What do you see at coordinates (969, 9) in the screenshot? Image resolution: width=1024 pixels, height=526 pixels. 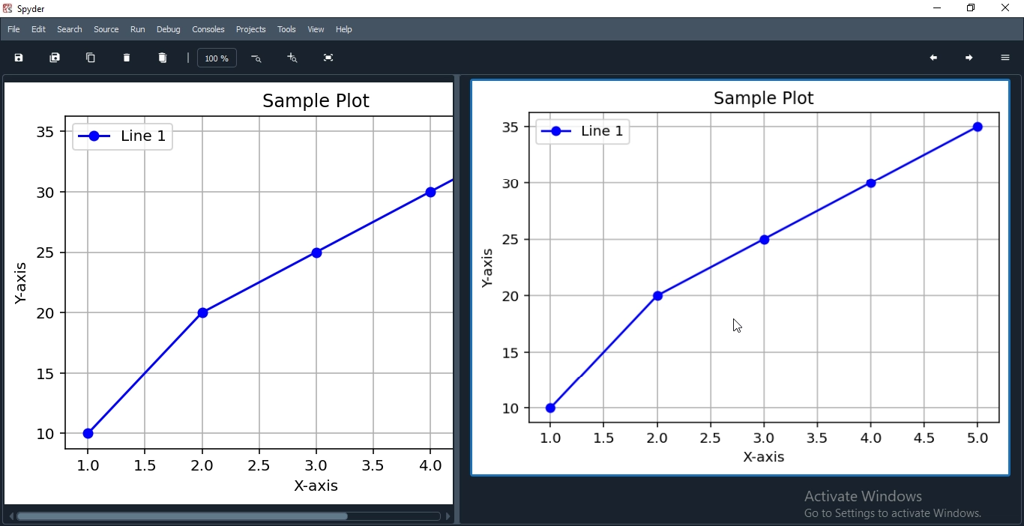 I see `Restore` at bounding box center [969, 9].